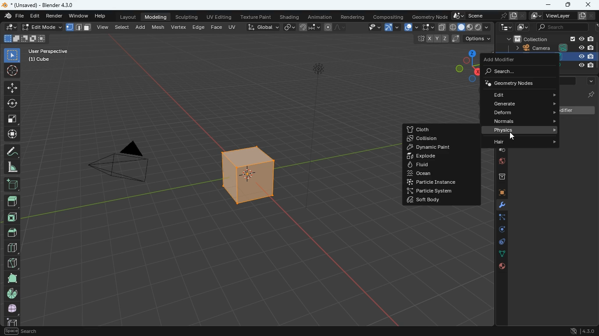  Describe the element at coordinates (498, 206) in the screenshot. I see `tools` at that location.